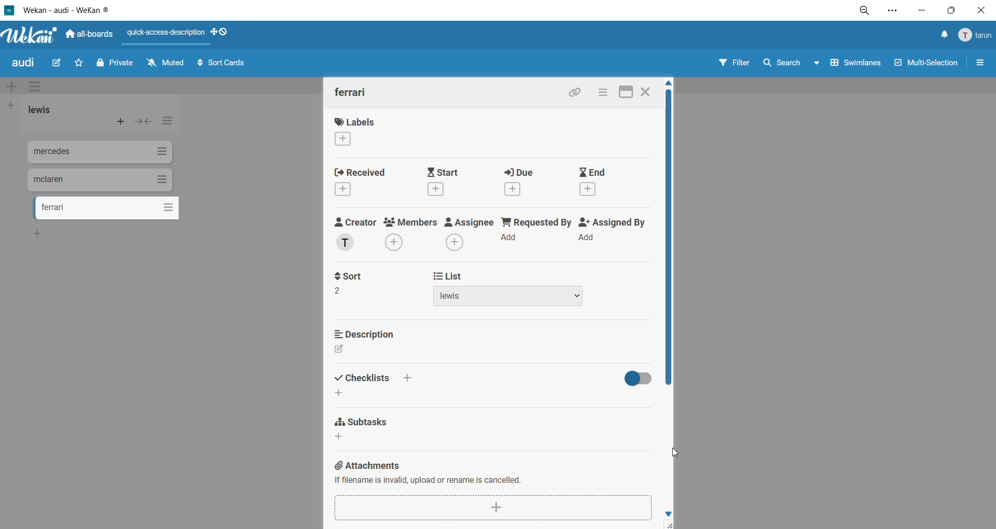 Image resolution: width=996 pixels, height=529 pixels. What do you see at coordinates (81, 62) in the screenshot?
I see `star` at bounding box center [81, 62].